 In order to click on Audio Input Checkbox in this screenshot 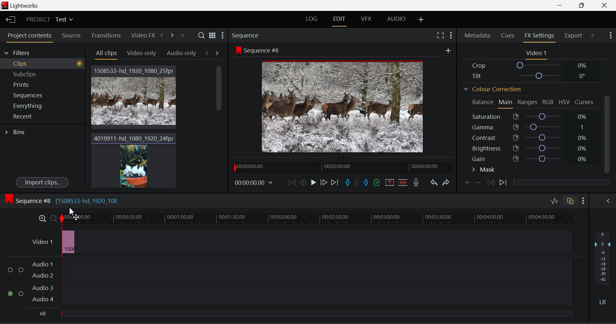, I will do `click(21, 294)`.